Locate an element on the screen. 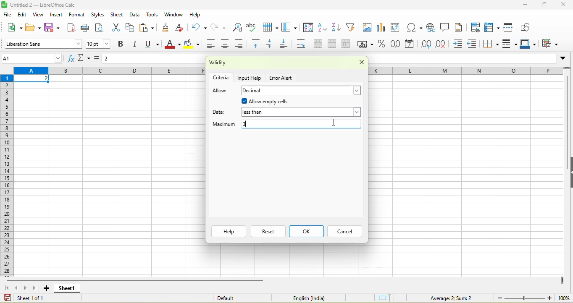  redo is located at coordinates (221, 27).